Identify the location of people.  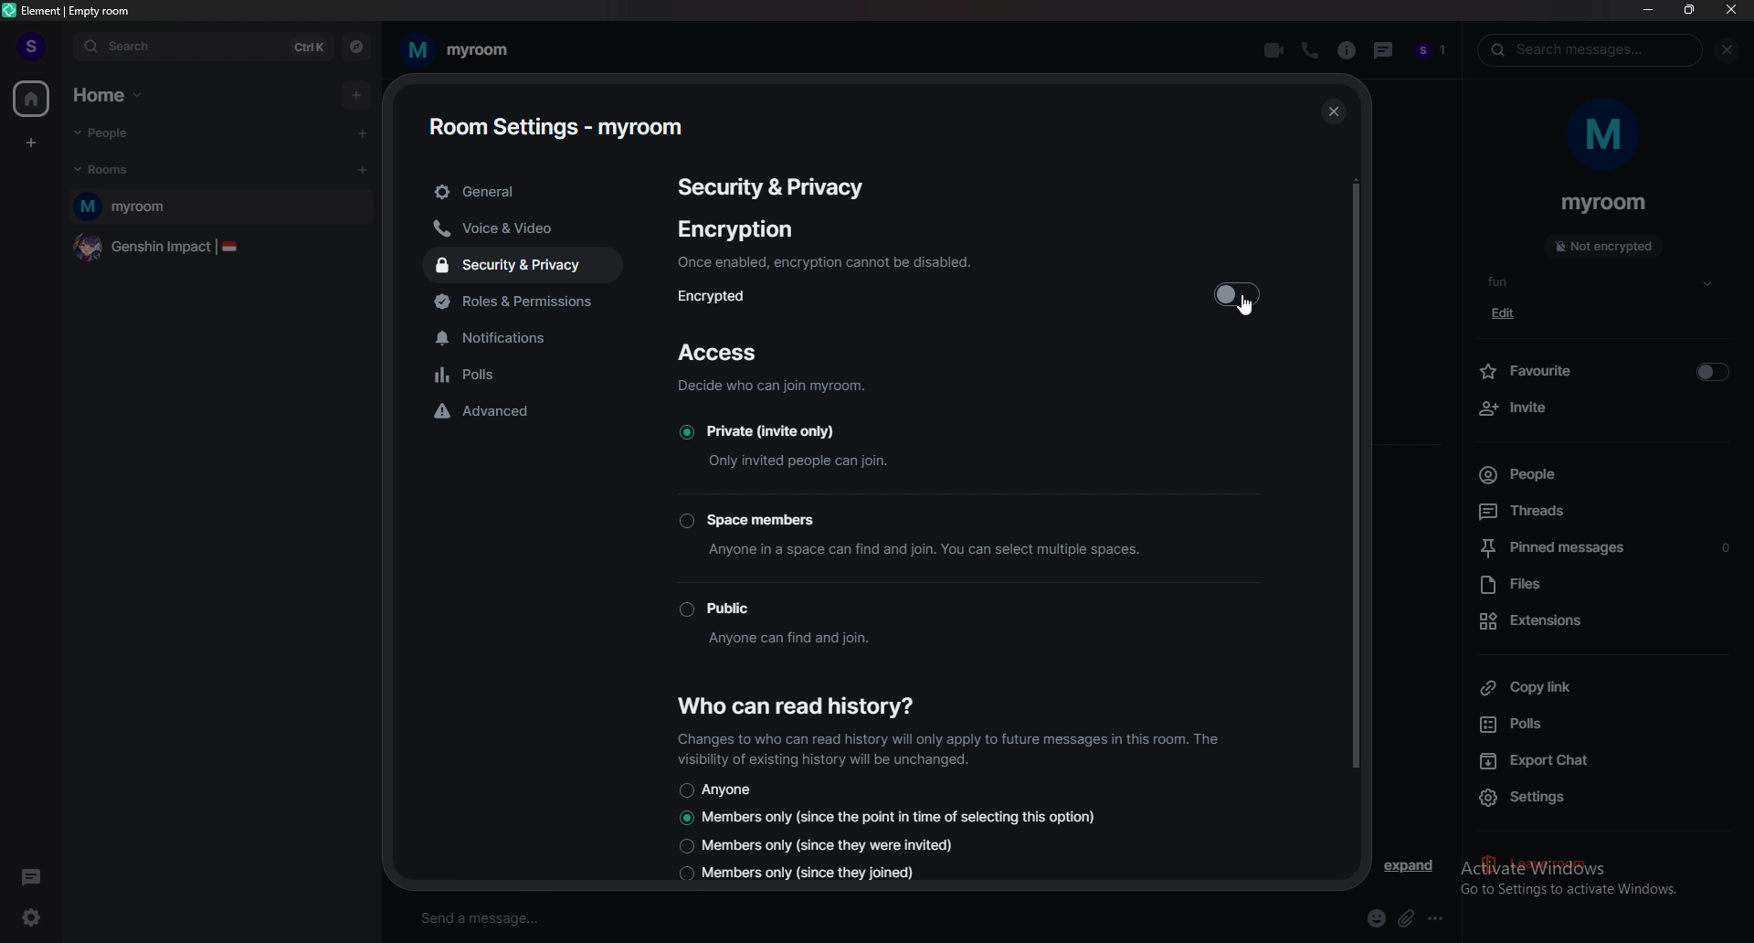
(1603, 474).